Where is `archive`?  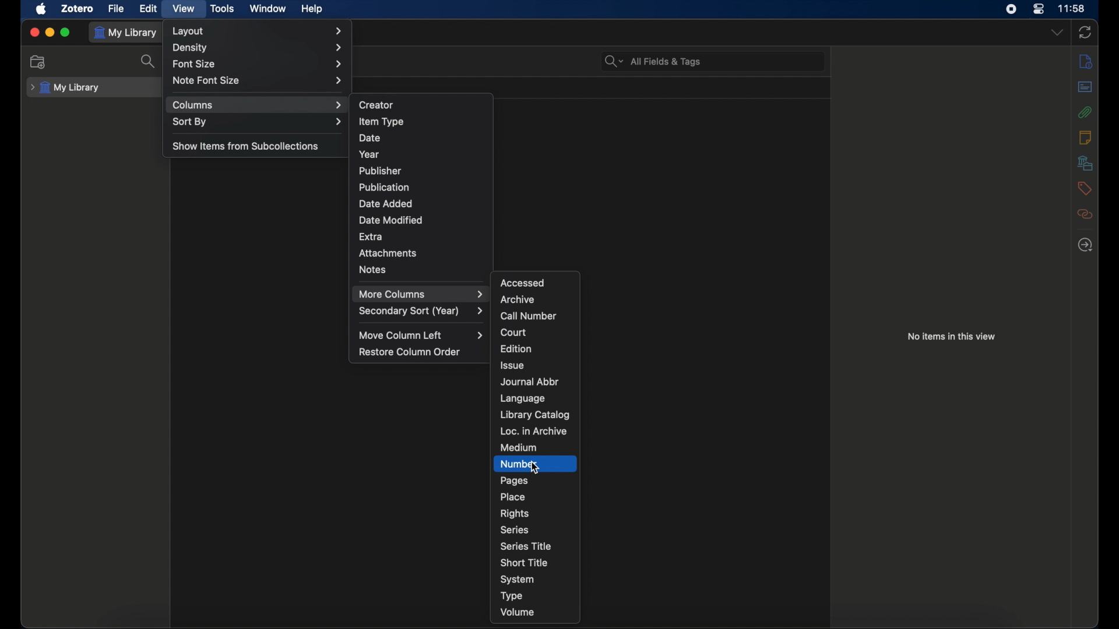 archive is located at coordinates (516, 299).